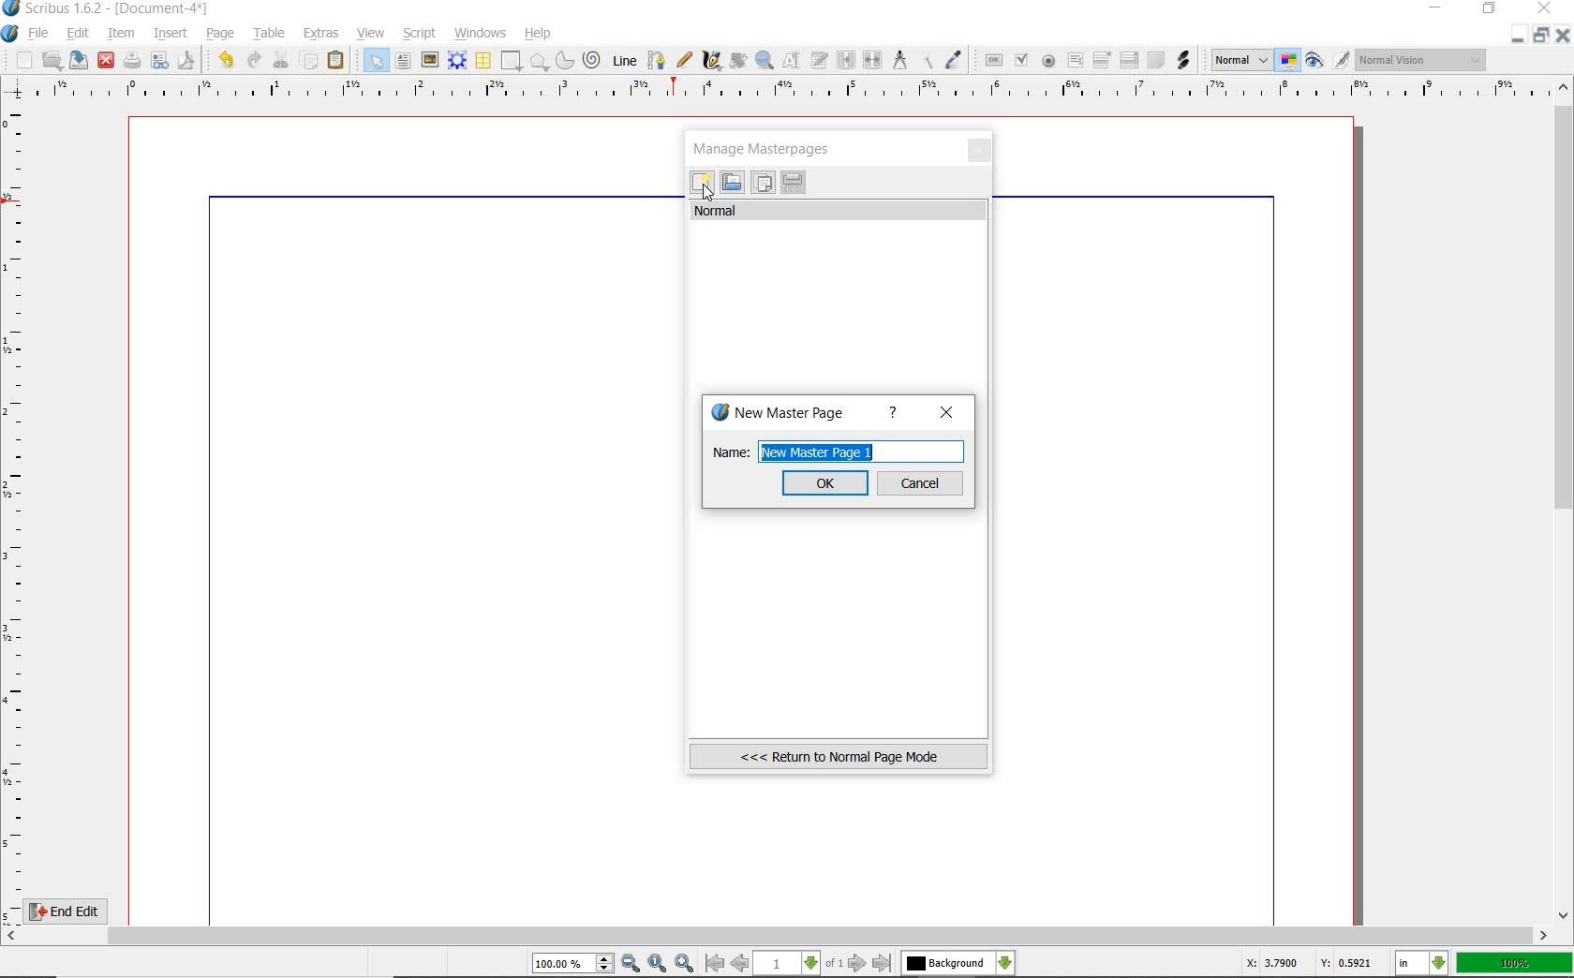 The height and width of the screenshot is (978, 1574). What do you see at coordinates (788, 964) in the screenshot?
I see `1` at bounding box center [788, 964].